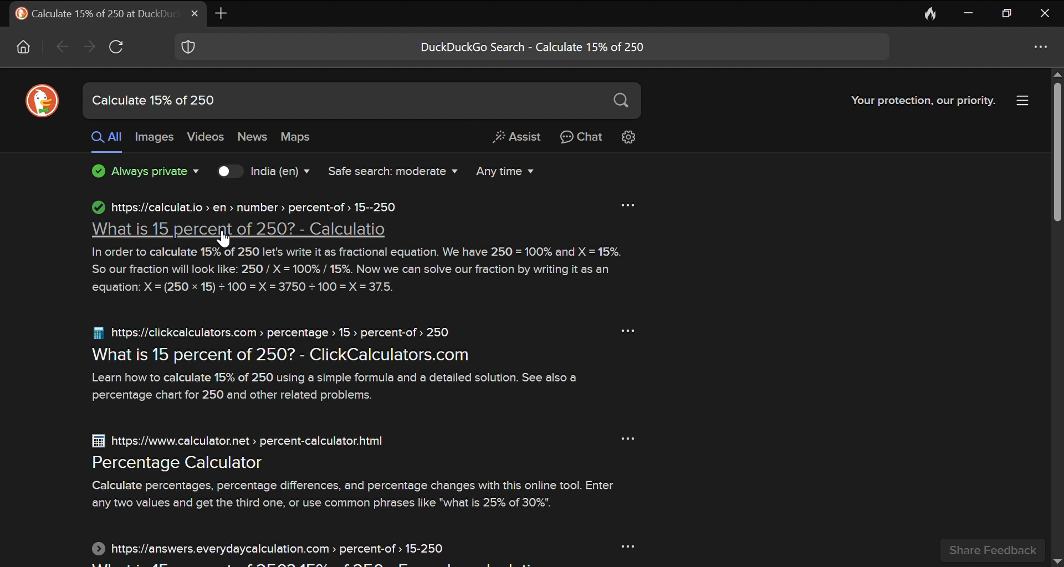  Describe the element at coordinates (516, 138) in the screenshot. I see `Generate short answer from the web` at that location.